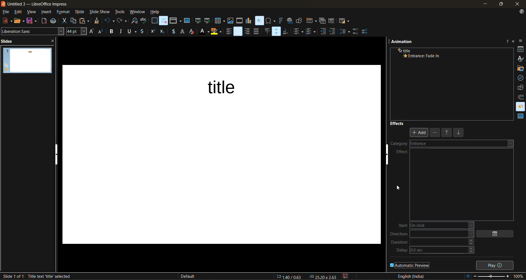 The height and width of the screenshot is (280, 526). Describe the element at coordinates (281, 21) in the screenshot. I see `insert fontwork text` at that location.